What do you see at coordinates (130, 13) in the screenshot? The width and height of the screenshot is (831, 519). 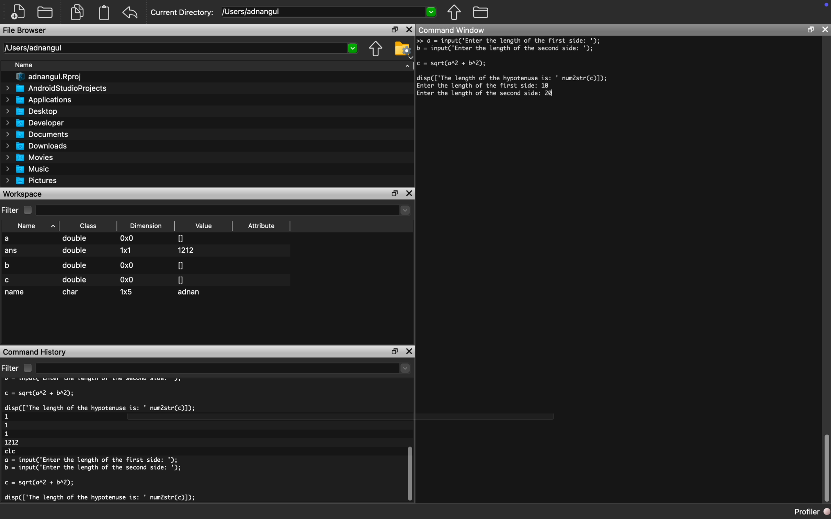 I see `undo` at bounding box center [130, 13].